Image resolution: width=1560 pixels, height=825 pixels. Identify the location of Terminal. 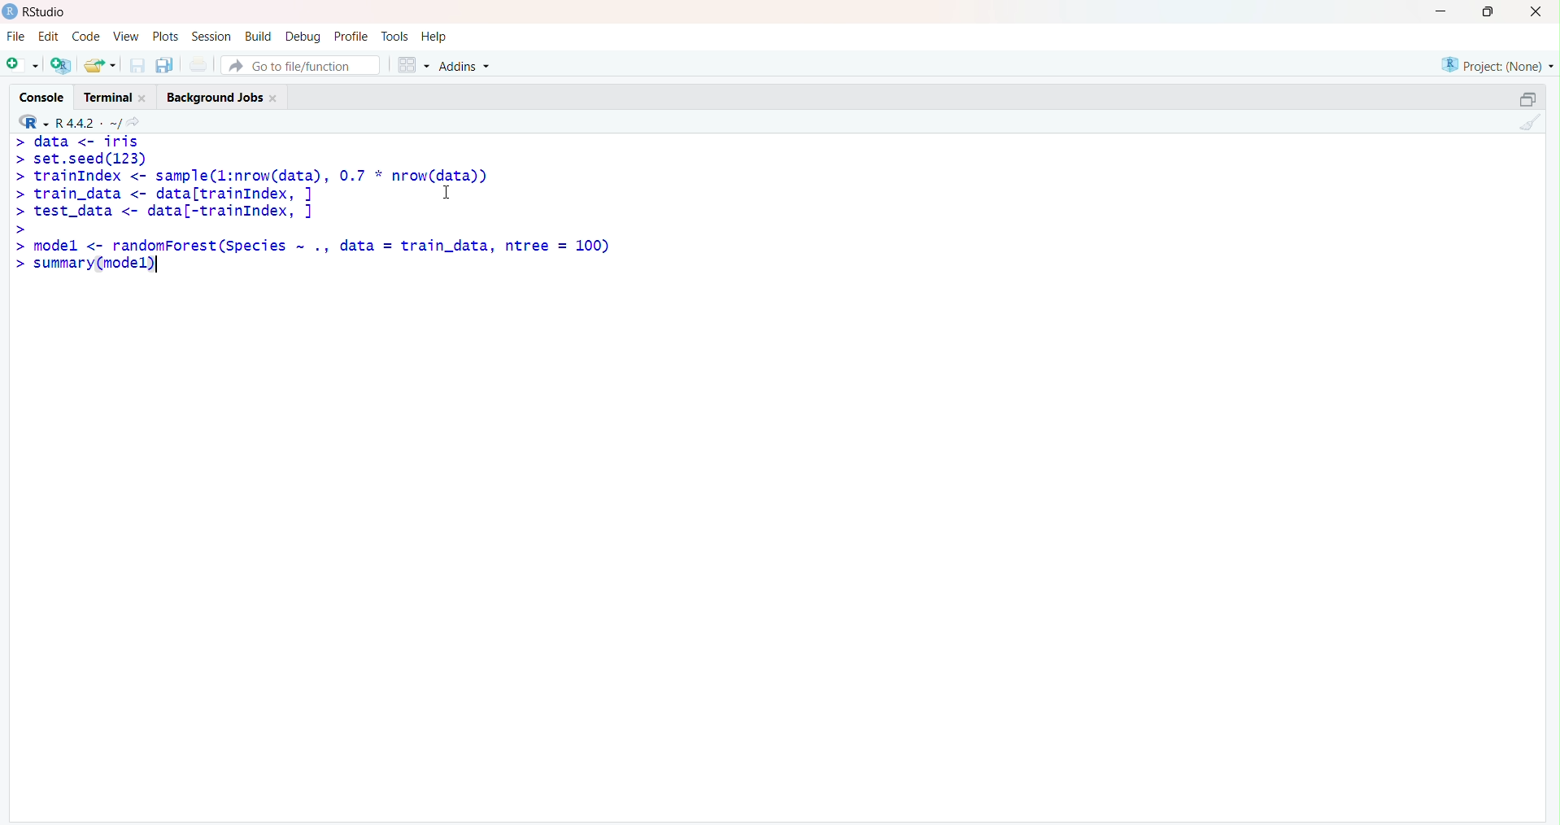
(114, 94).